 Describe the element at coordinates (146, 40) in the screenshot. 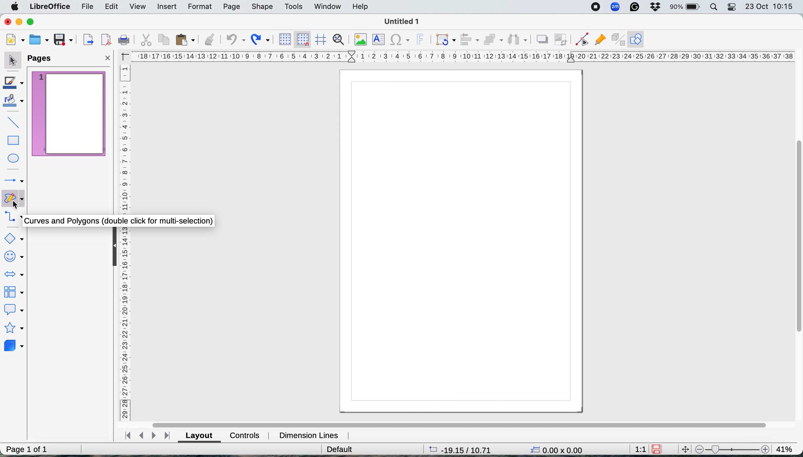

I see `cut` at that location.